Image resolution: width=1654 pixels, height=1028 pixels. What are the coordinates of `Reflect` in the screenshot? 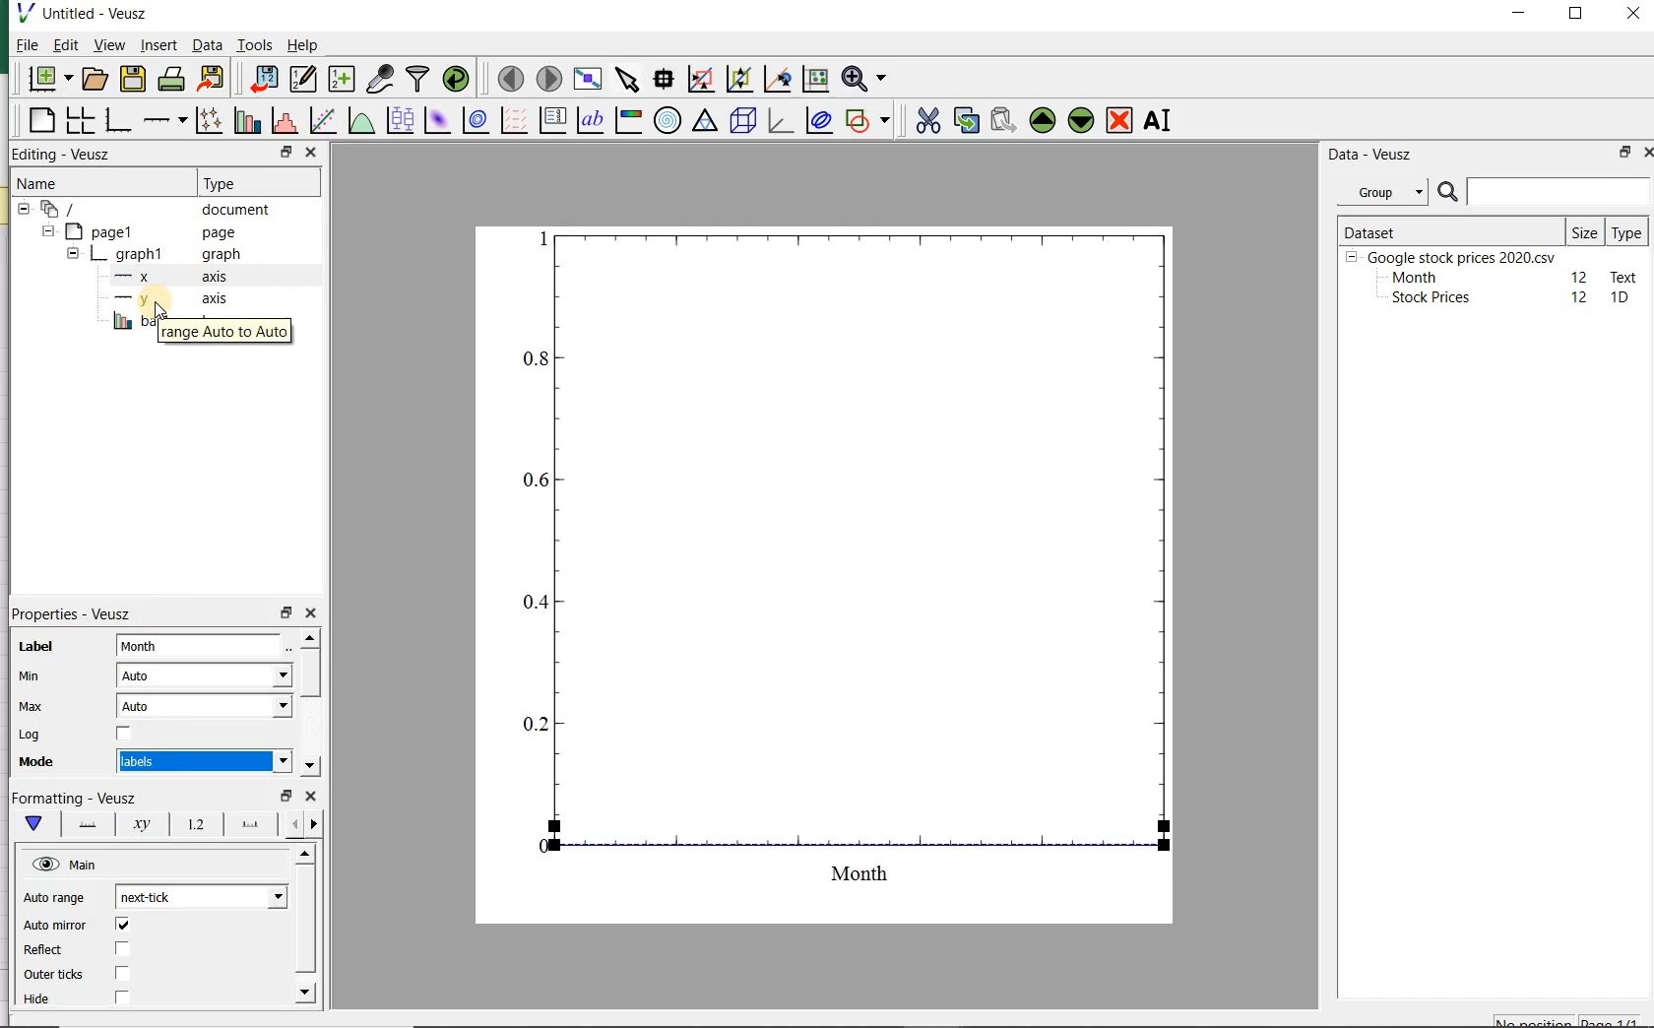 It's located at (46, 950).